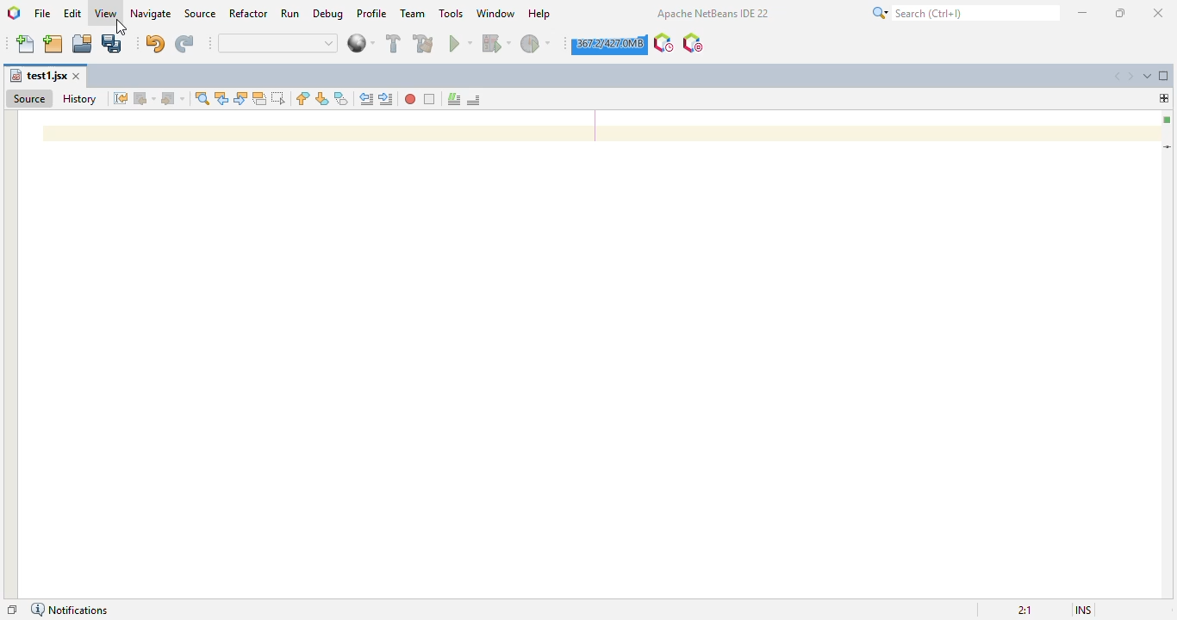 The image size is (1177, 620). I want to click on back, so click(144, 98).